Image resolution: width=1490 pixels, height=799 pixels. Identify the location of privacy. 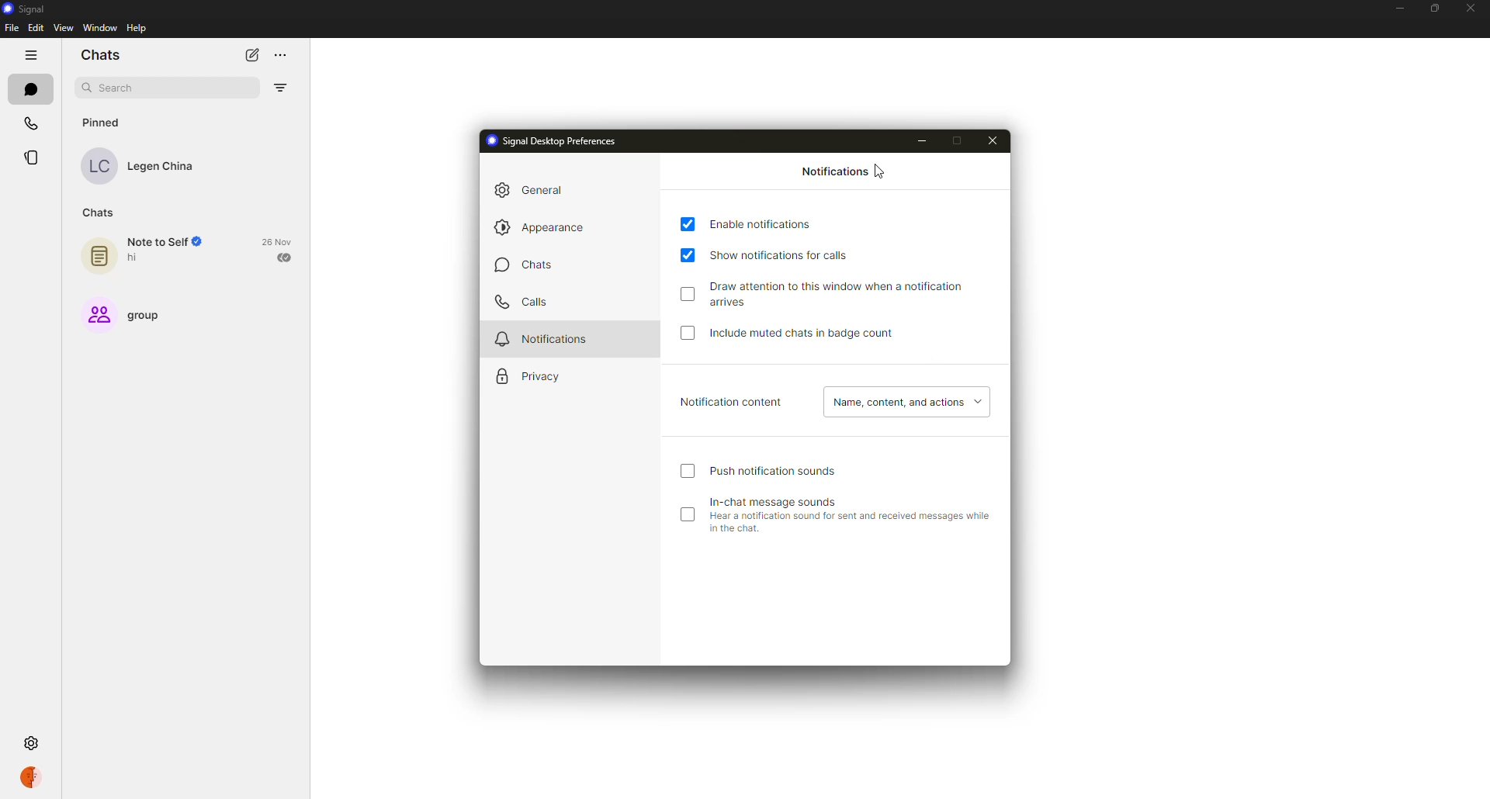
(531, 375).